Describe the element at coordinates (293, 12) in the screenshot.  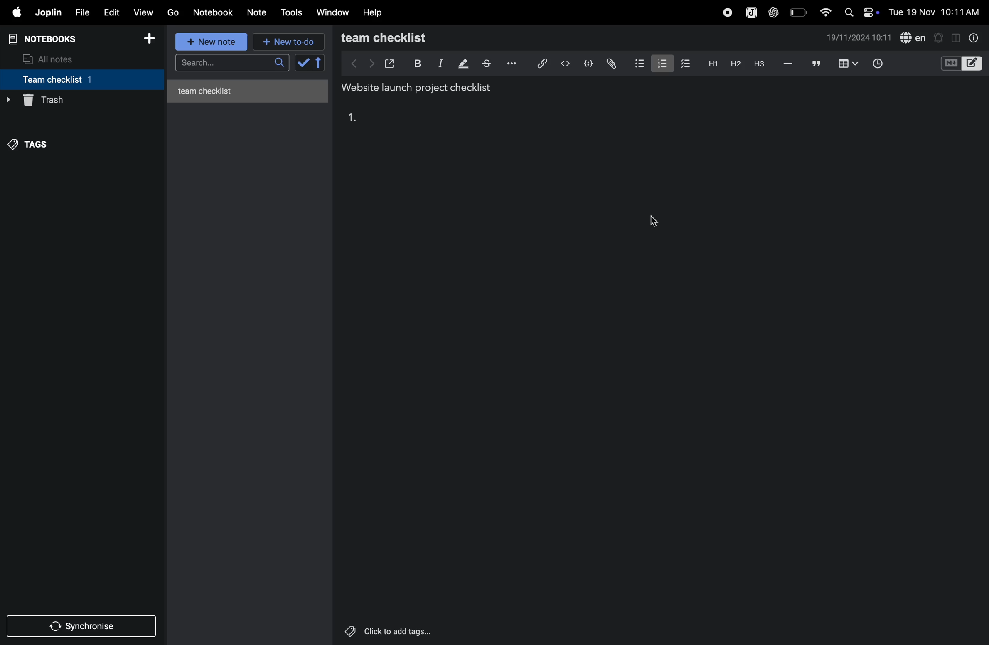
I see `tools` at that location.